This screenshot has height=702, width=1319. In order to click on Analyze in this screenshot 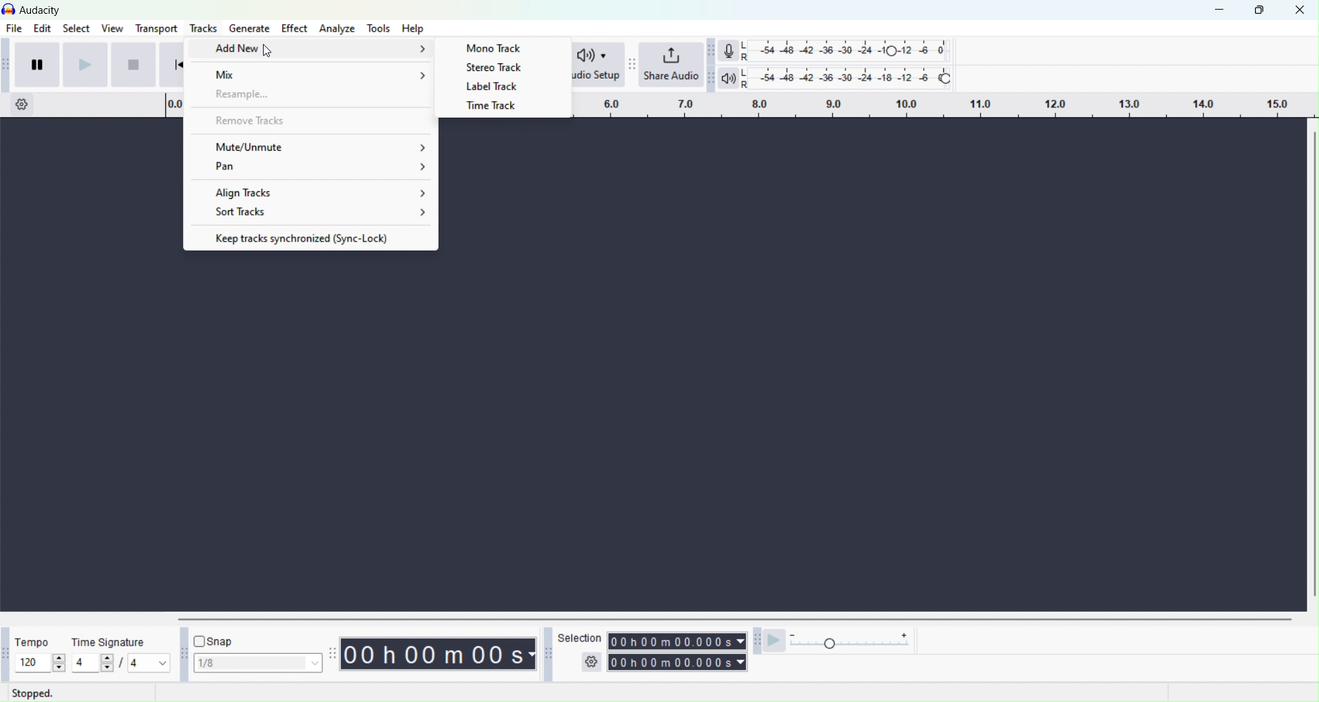, I will do `click(337, 28)`.